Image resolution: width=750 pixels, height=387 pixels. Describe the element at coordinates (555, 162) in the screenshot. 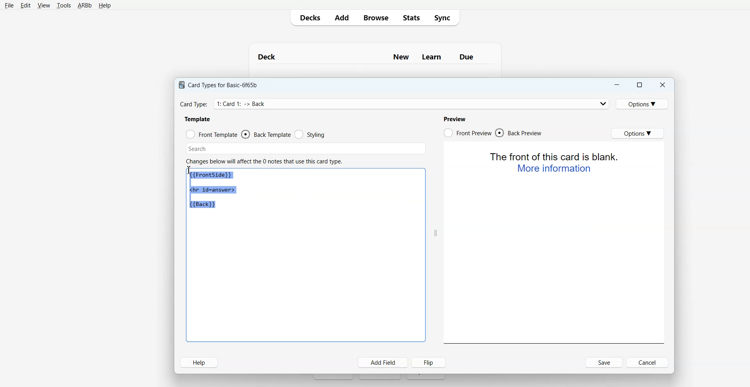

I see `Text 2` at that location.